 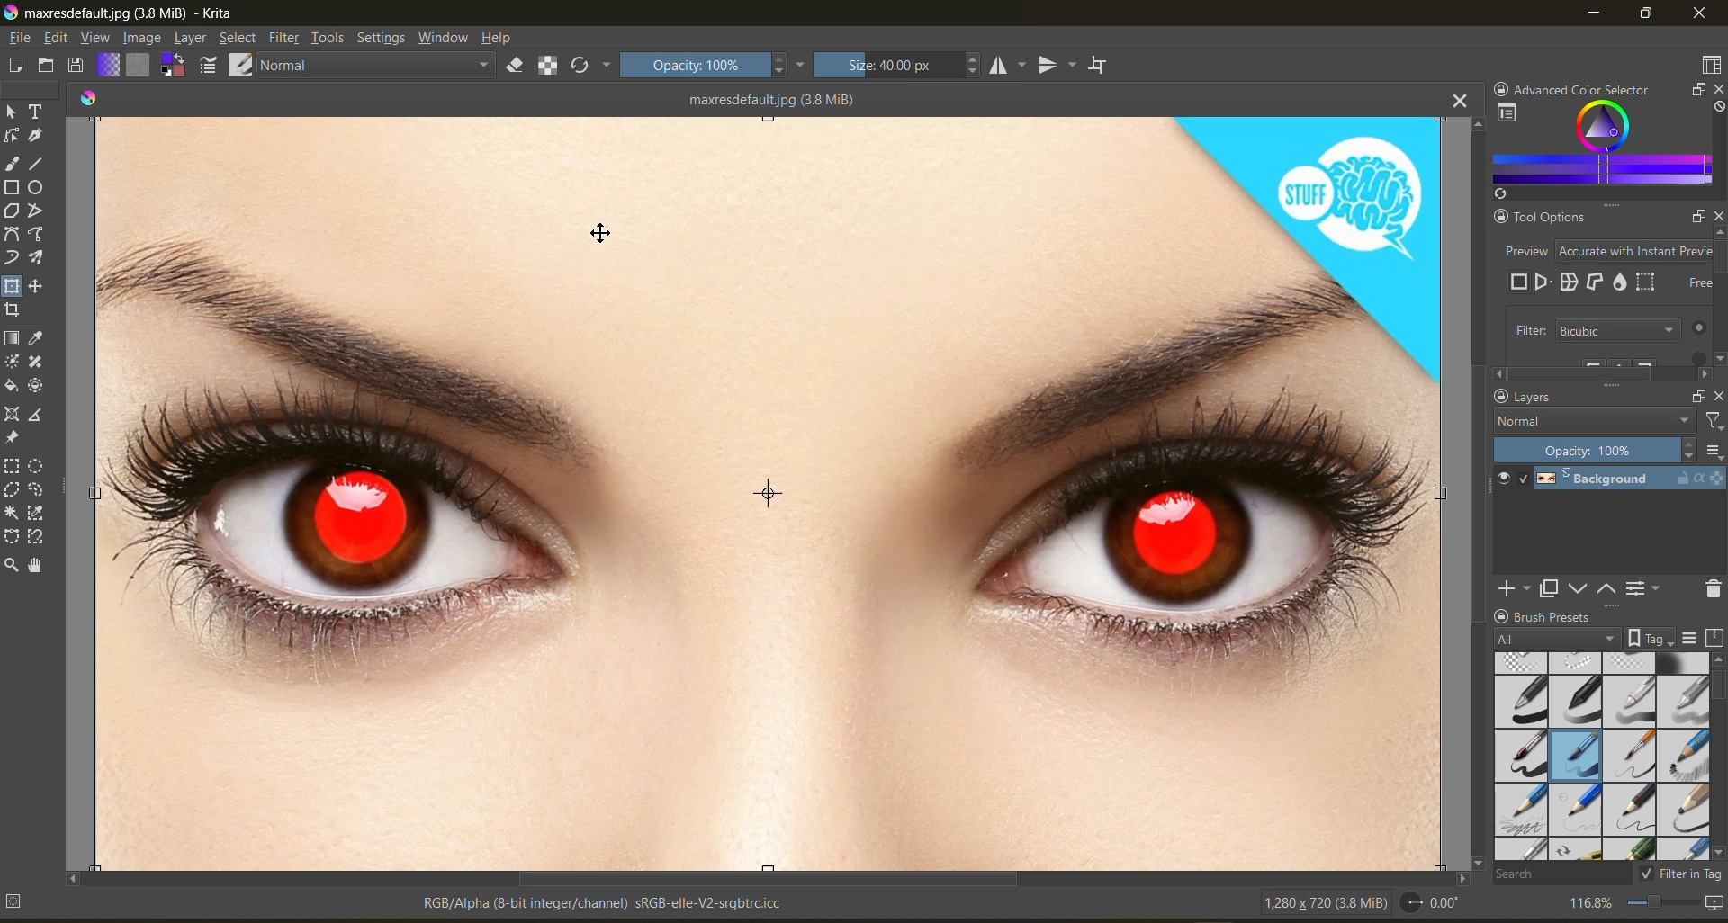 I want to click on select, so click(x=238, y=40).